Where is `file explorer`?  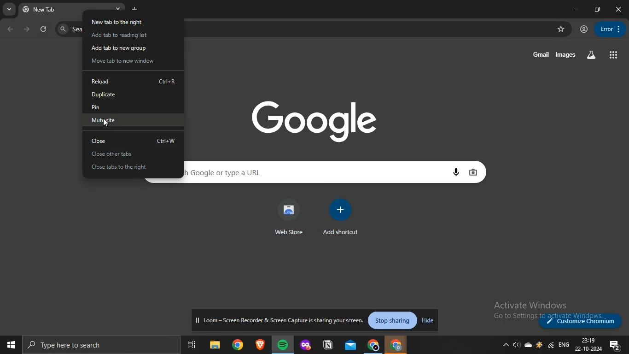
file explorer is located at coordinates (216, 344).